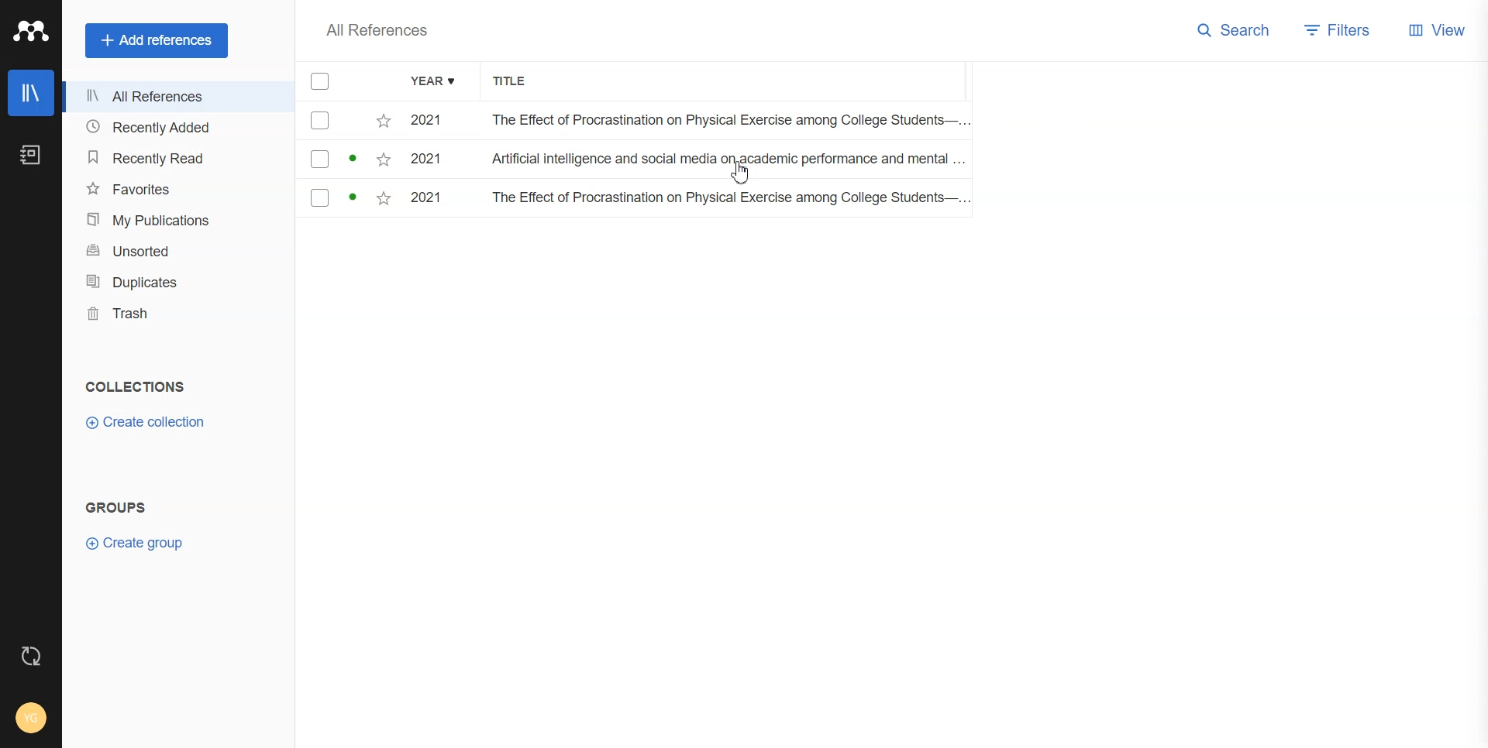 Image resolution: width=1488 pixels, height=748 pixels. Describe the element at coordinates (30, 718) in the screenshot. I see `Account` at that location.